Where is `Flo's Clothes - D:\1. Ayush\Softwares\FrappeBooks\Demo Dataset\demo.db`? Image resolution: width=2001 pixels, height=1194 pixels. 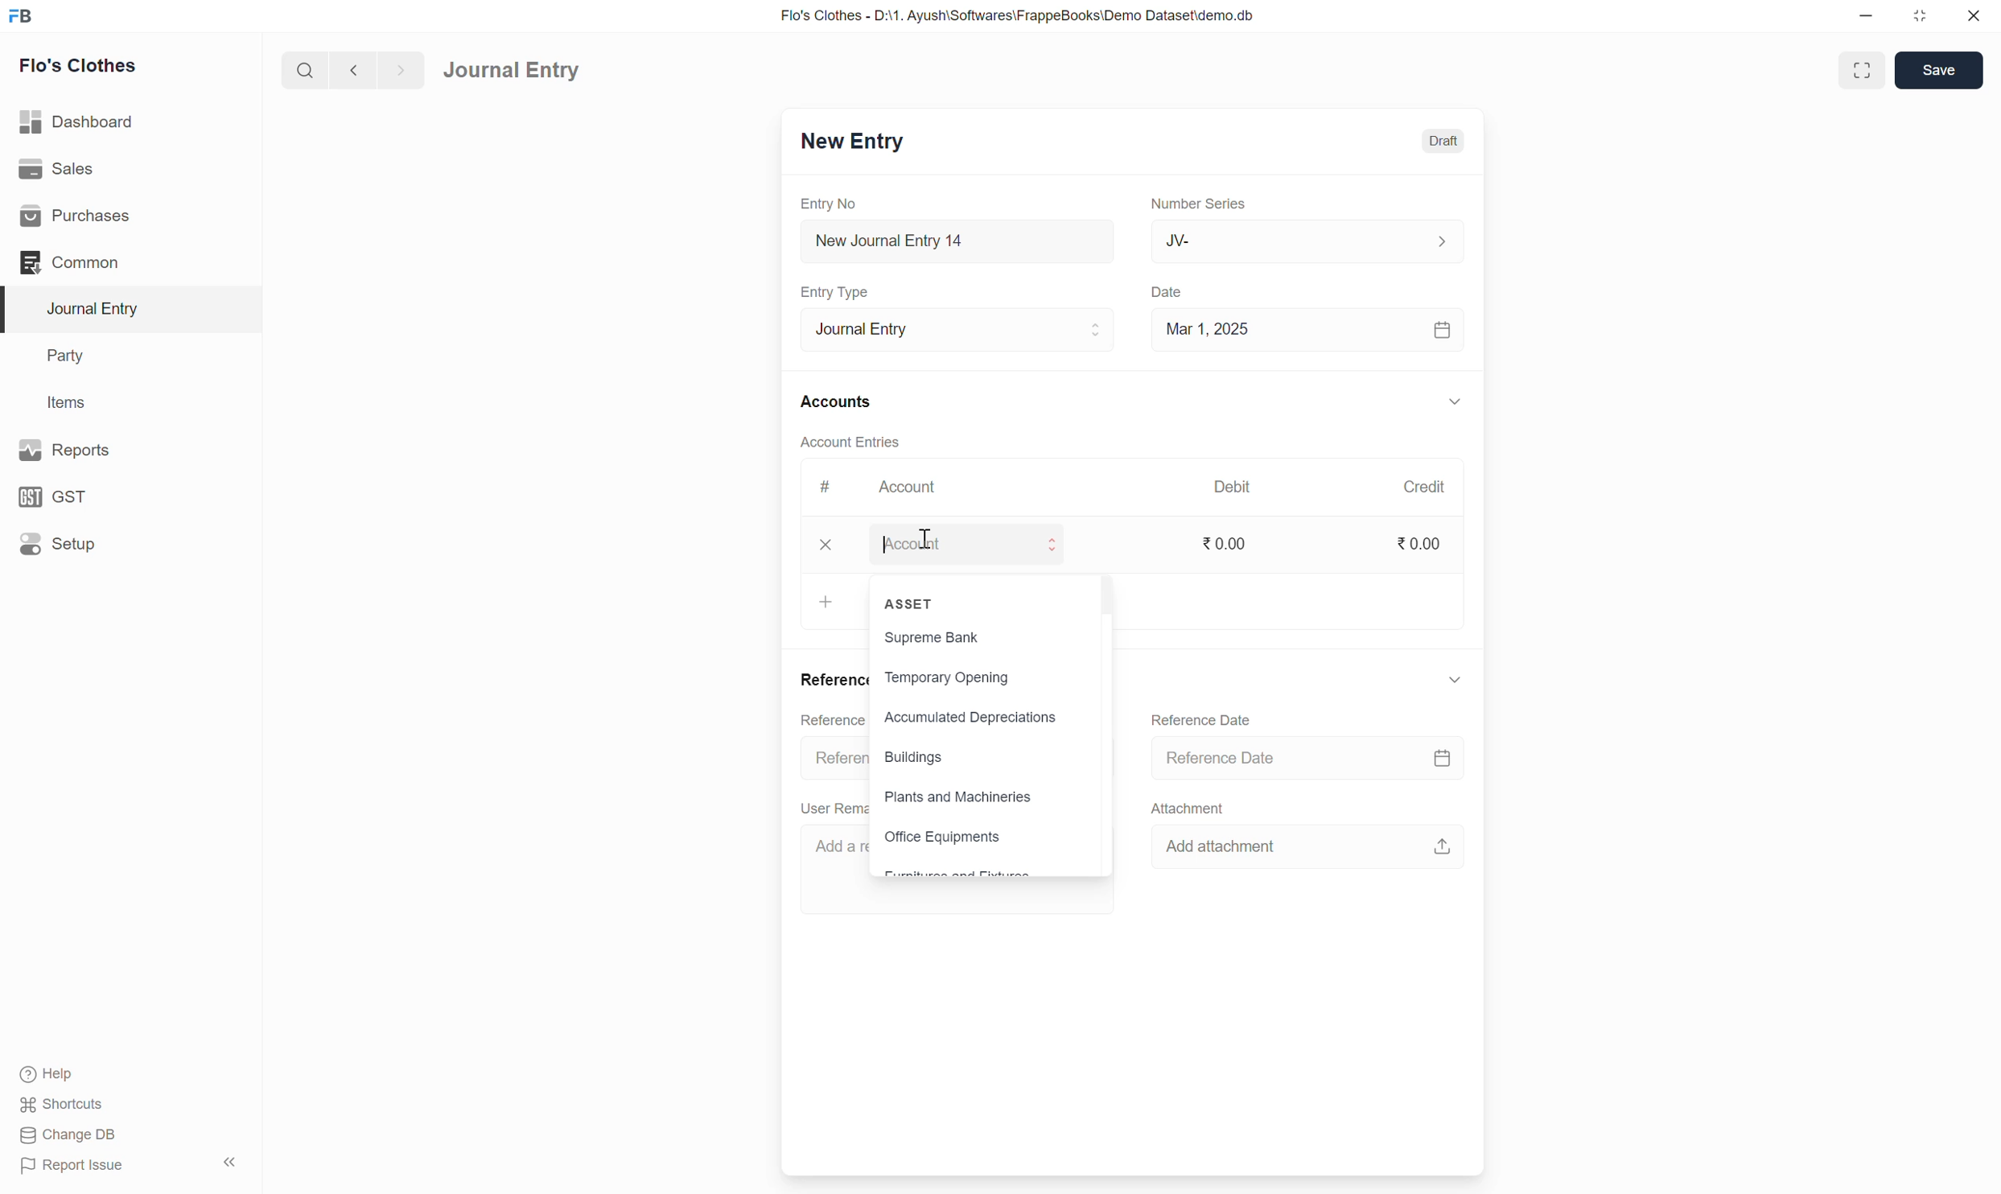
Flo's Clothes - D:\1. Ayush\Softwares\FrappeBooks\Demo Dataset\demo.db is located at coordinates (1022, 14).